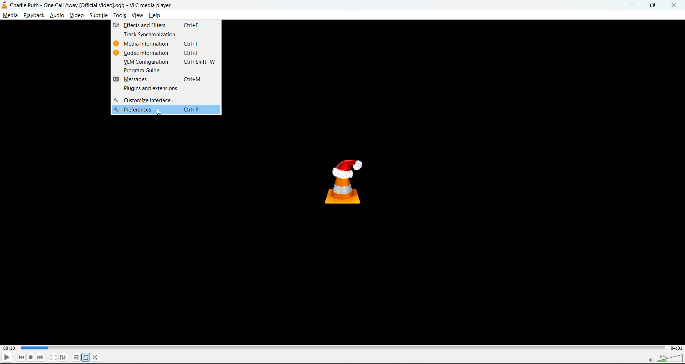 The width and height of the screenshot is (685, 364). I want to click on video, so click(78, 16).